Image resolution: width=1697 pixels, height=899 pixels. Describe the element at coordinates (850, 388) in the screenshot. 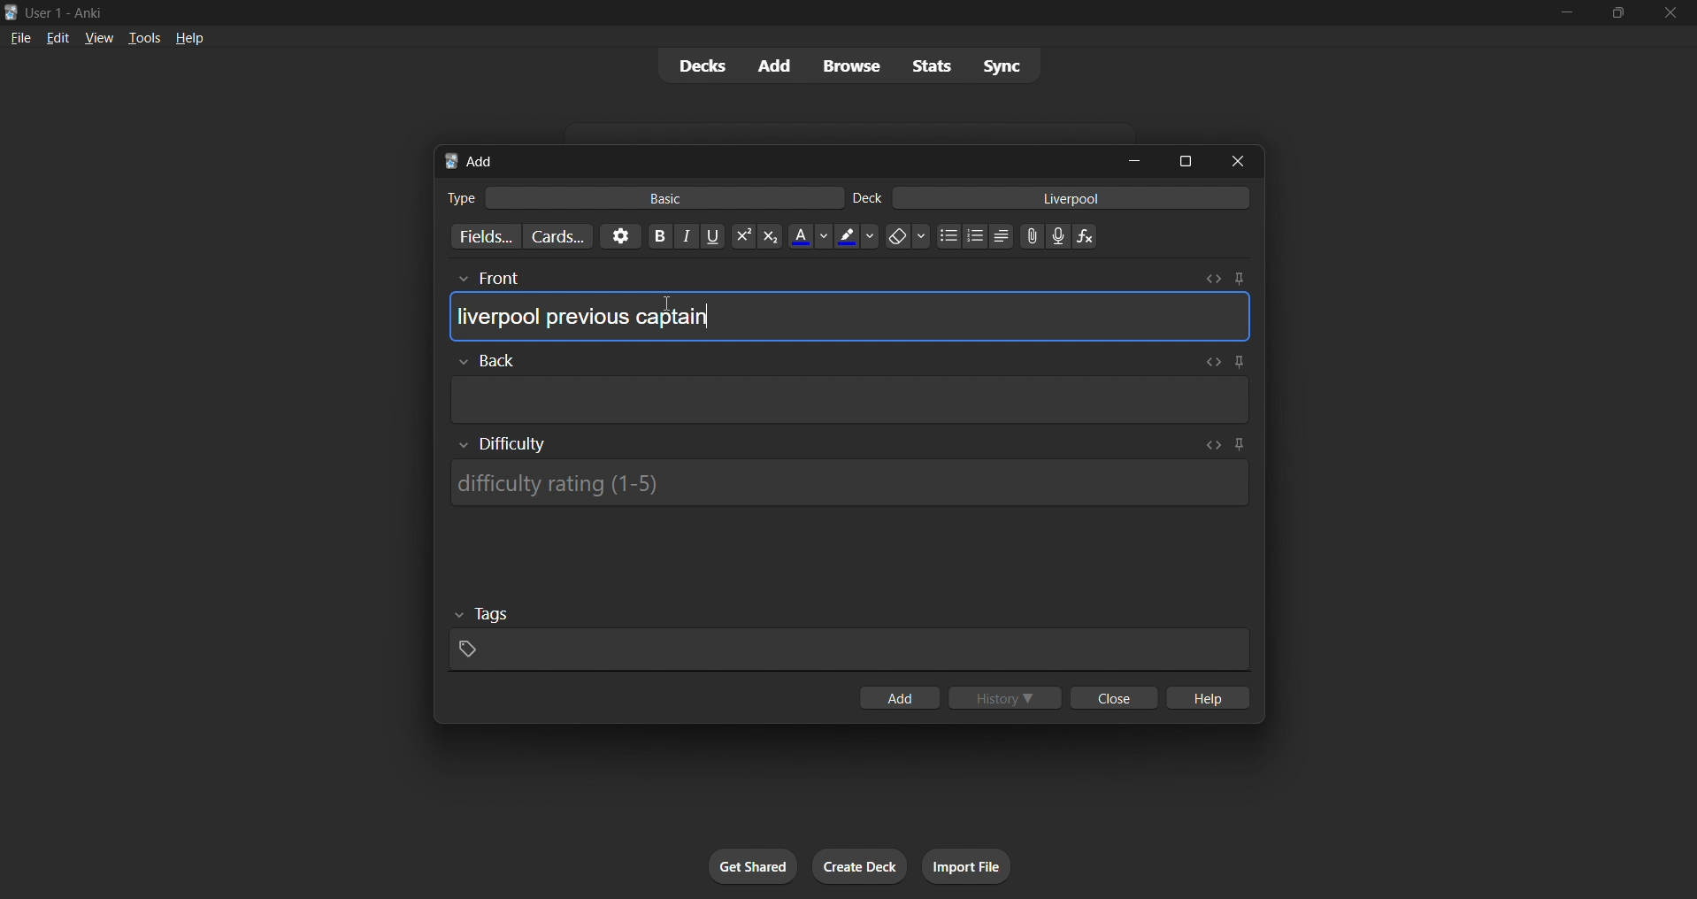

I see `card back input box` at that location.